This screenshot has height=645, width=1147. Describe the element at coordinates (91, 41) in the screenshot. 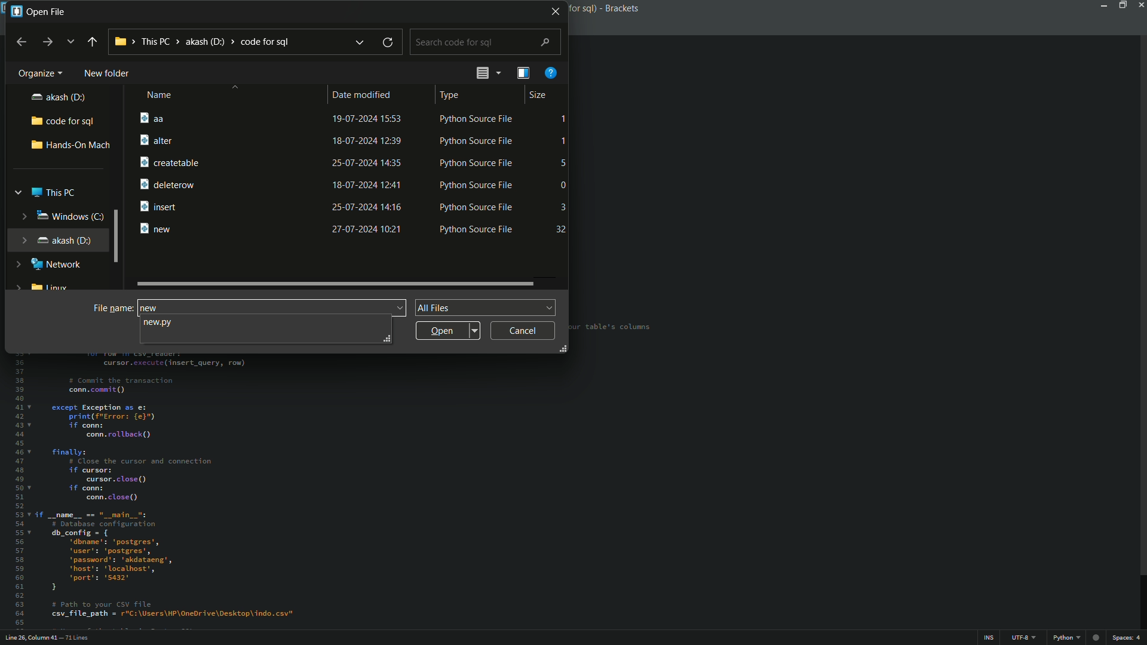

I see `back` at that location.